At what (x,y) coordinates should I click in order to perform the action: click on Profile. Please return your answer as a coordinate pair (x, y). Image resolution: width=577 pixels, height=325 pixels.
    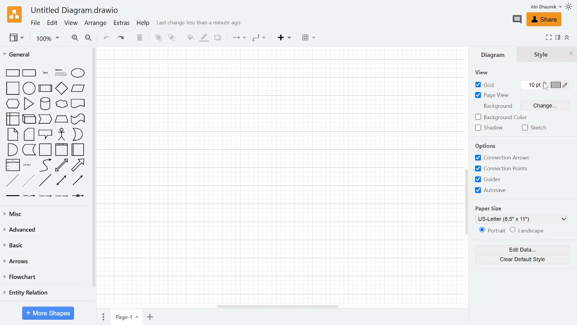
    Looking at the image, I should click on (546, 7).